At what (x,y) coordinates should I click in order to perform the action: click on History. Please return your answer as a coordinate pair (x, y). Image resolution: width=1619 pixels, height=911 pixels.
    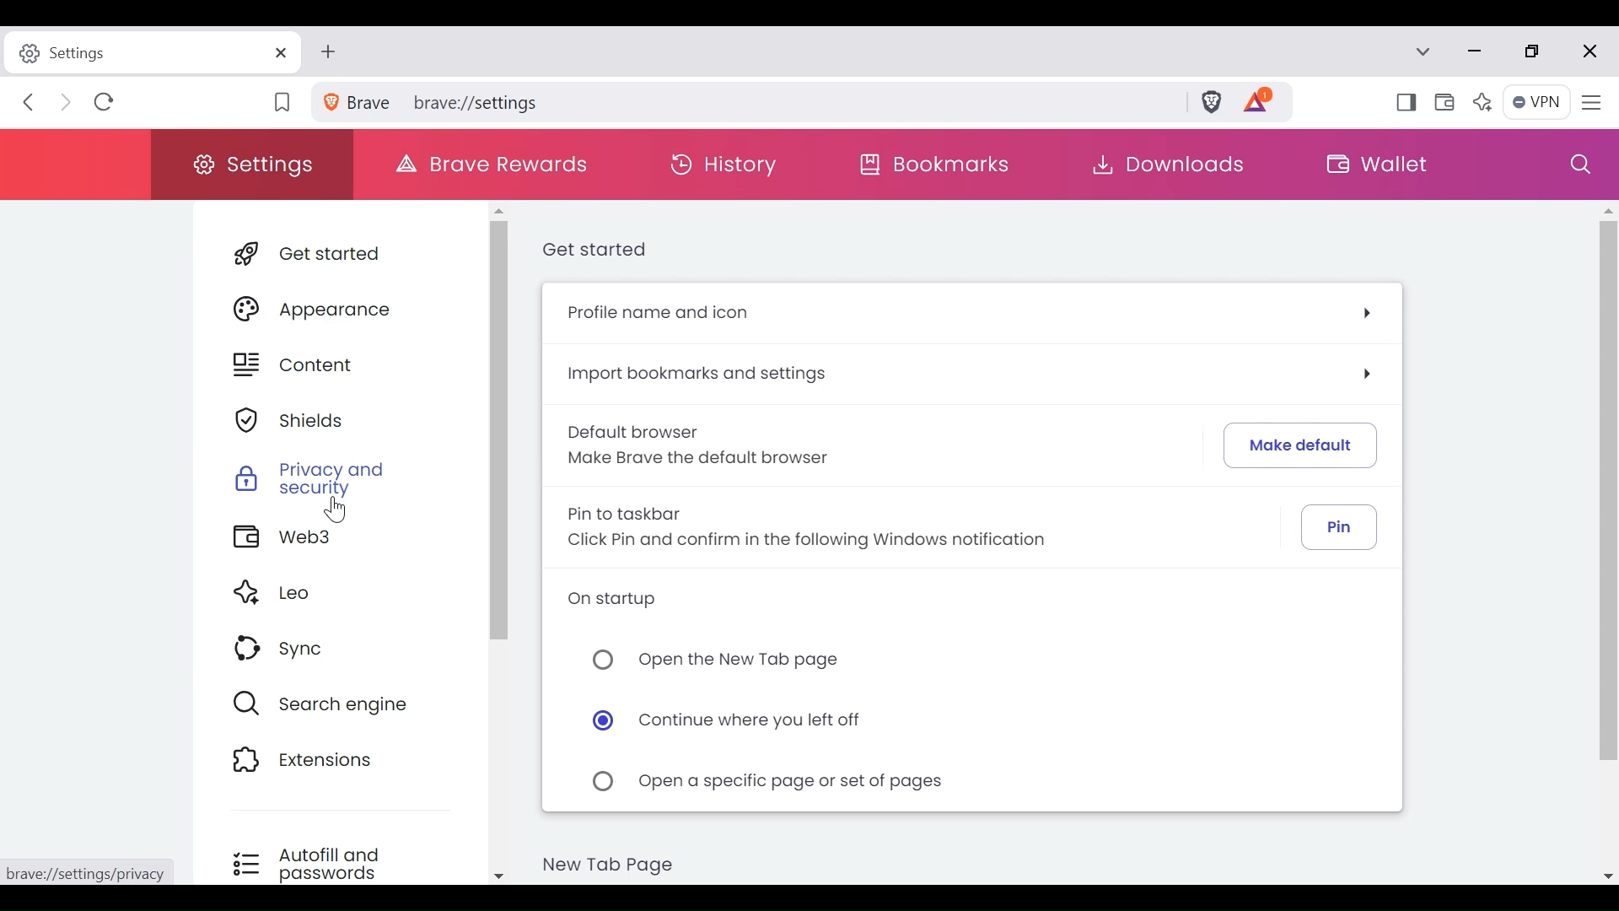
    Looking at the image, I should click on (731, 163).